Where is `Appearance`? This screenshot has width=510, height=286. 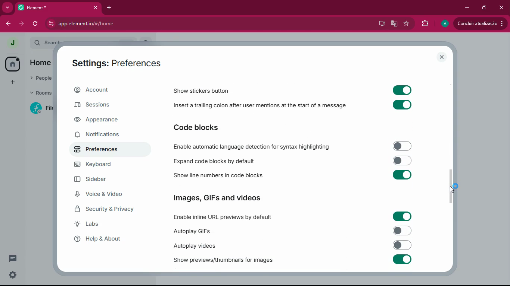 Appearance is located at coordinates (99, 122).